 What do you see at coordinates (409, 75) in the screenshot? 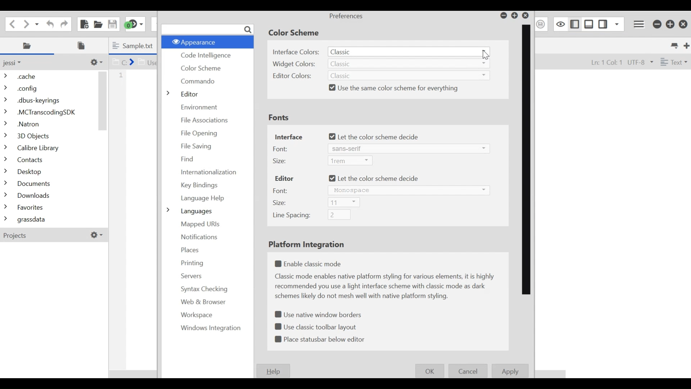
I see `Editor Colors dropdown menu` at bounding box center [409, 75].